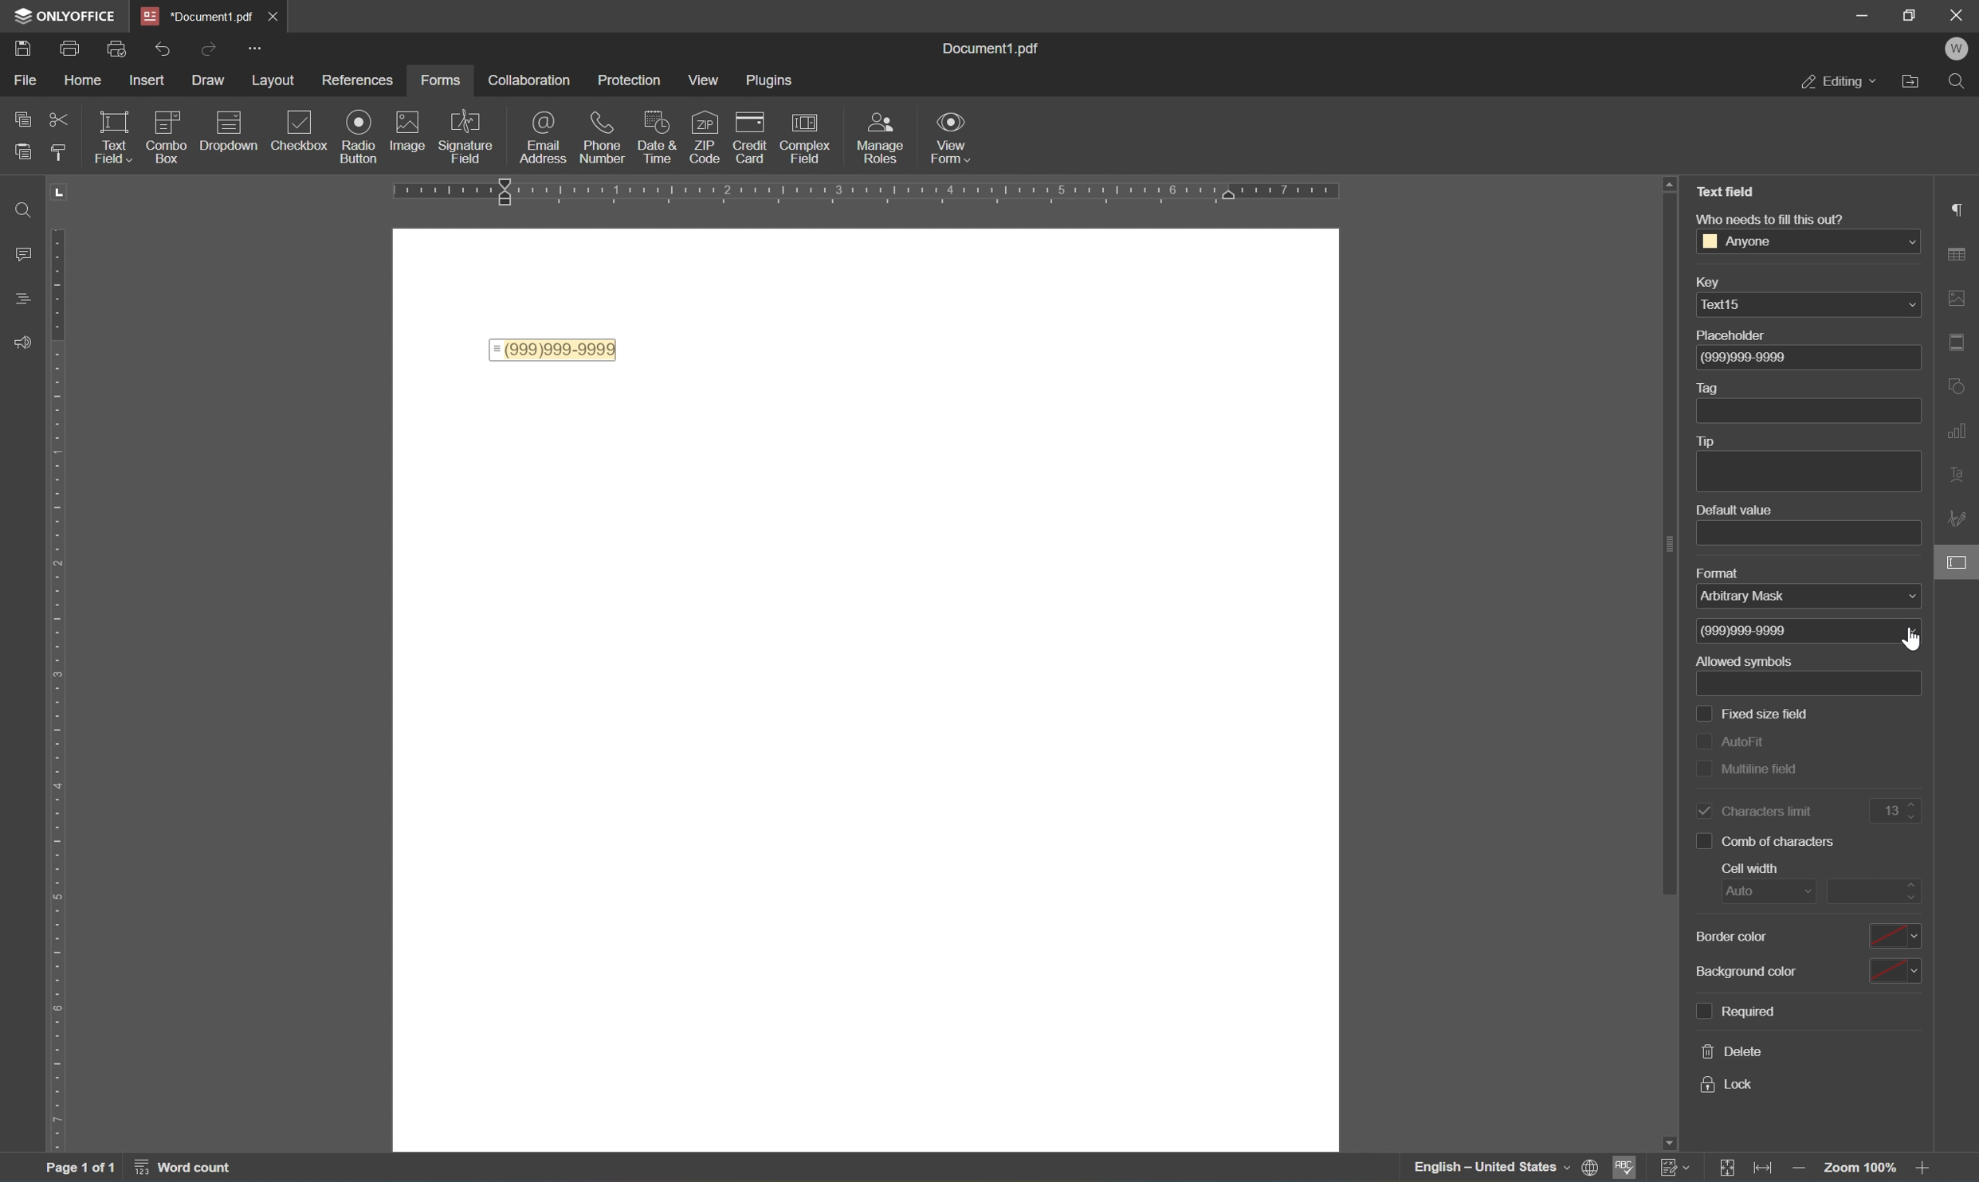 Image resolution: width=1979 pixels, height=1182 pixels. What do you see at coordinates (1737, 241) in the screenshot?
I see `anyone` at bounding box center [1737, 241].